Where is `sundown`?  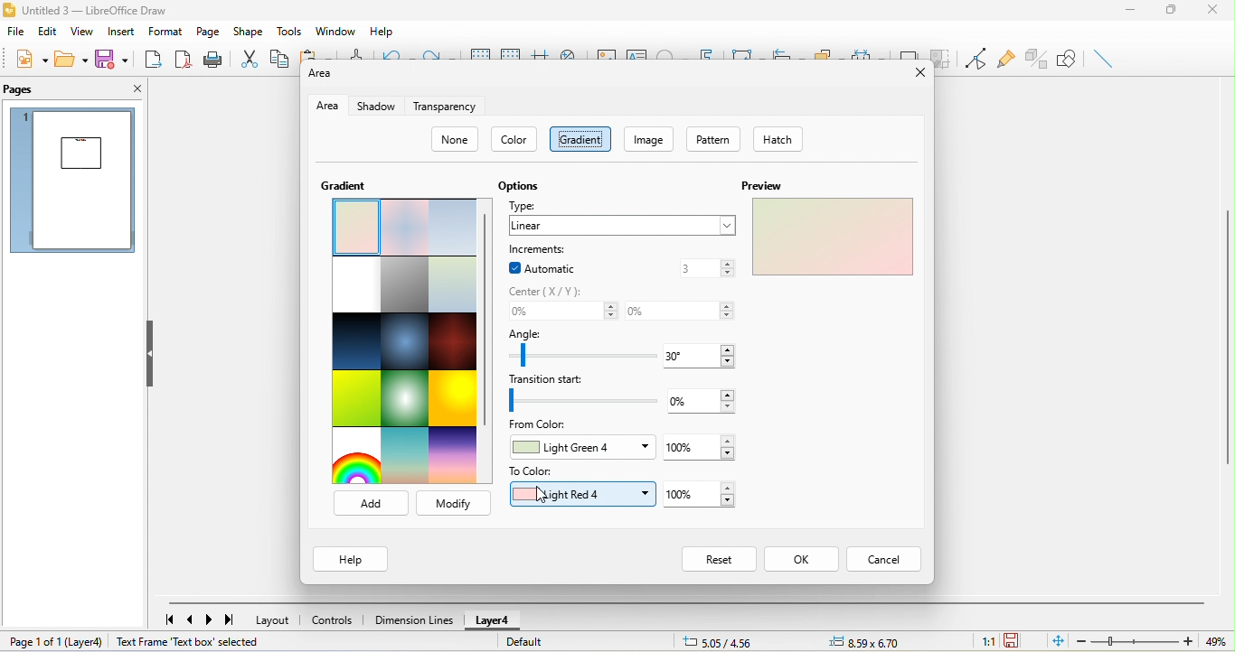
sundown is located at coordinates (455, 455).